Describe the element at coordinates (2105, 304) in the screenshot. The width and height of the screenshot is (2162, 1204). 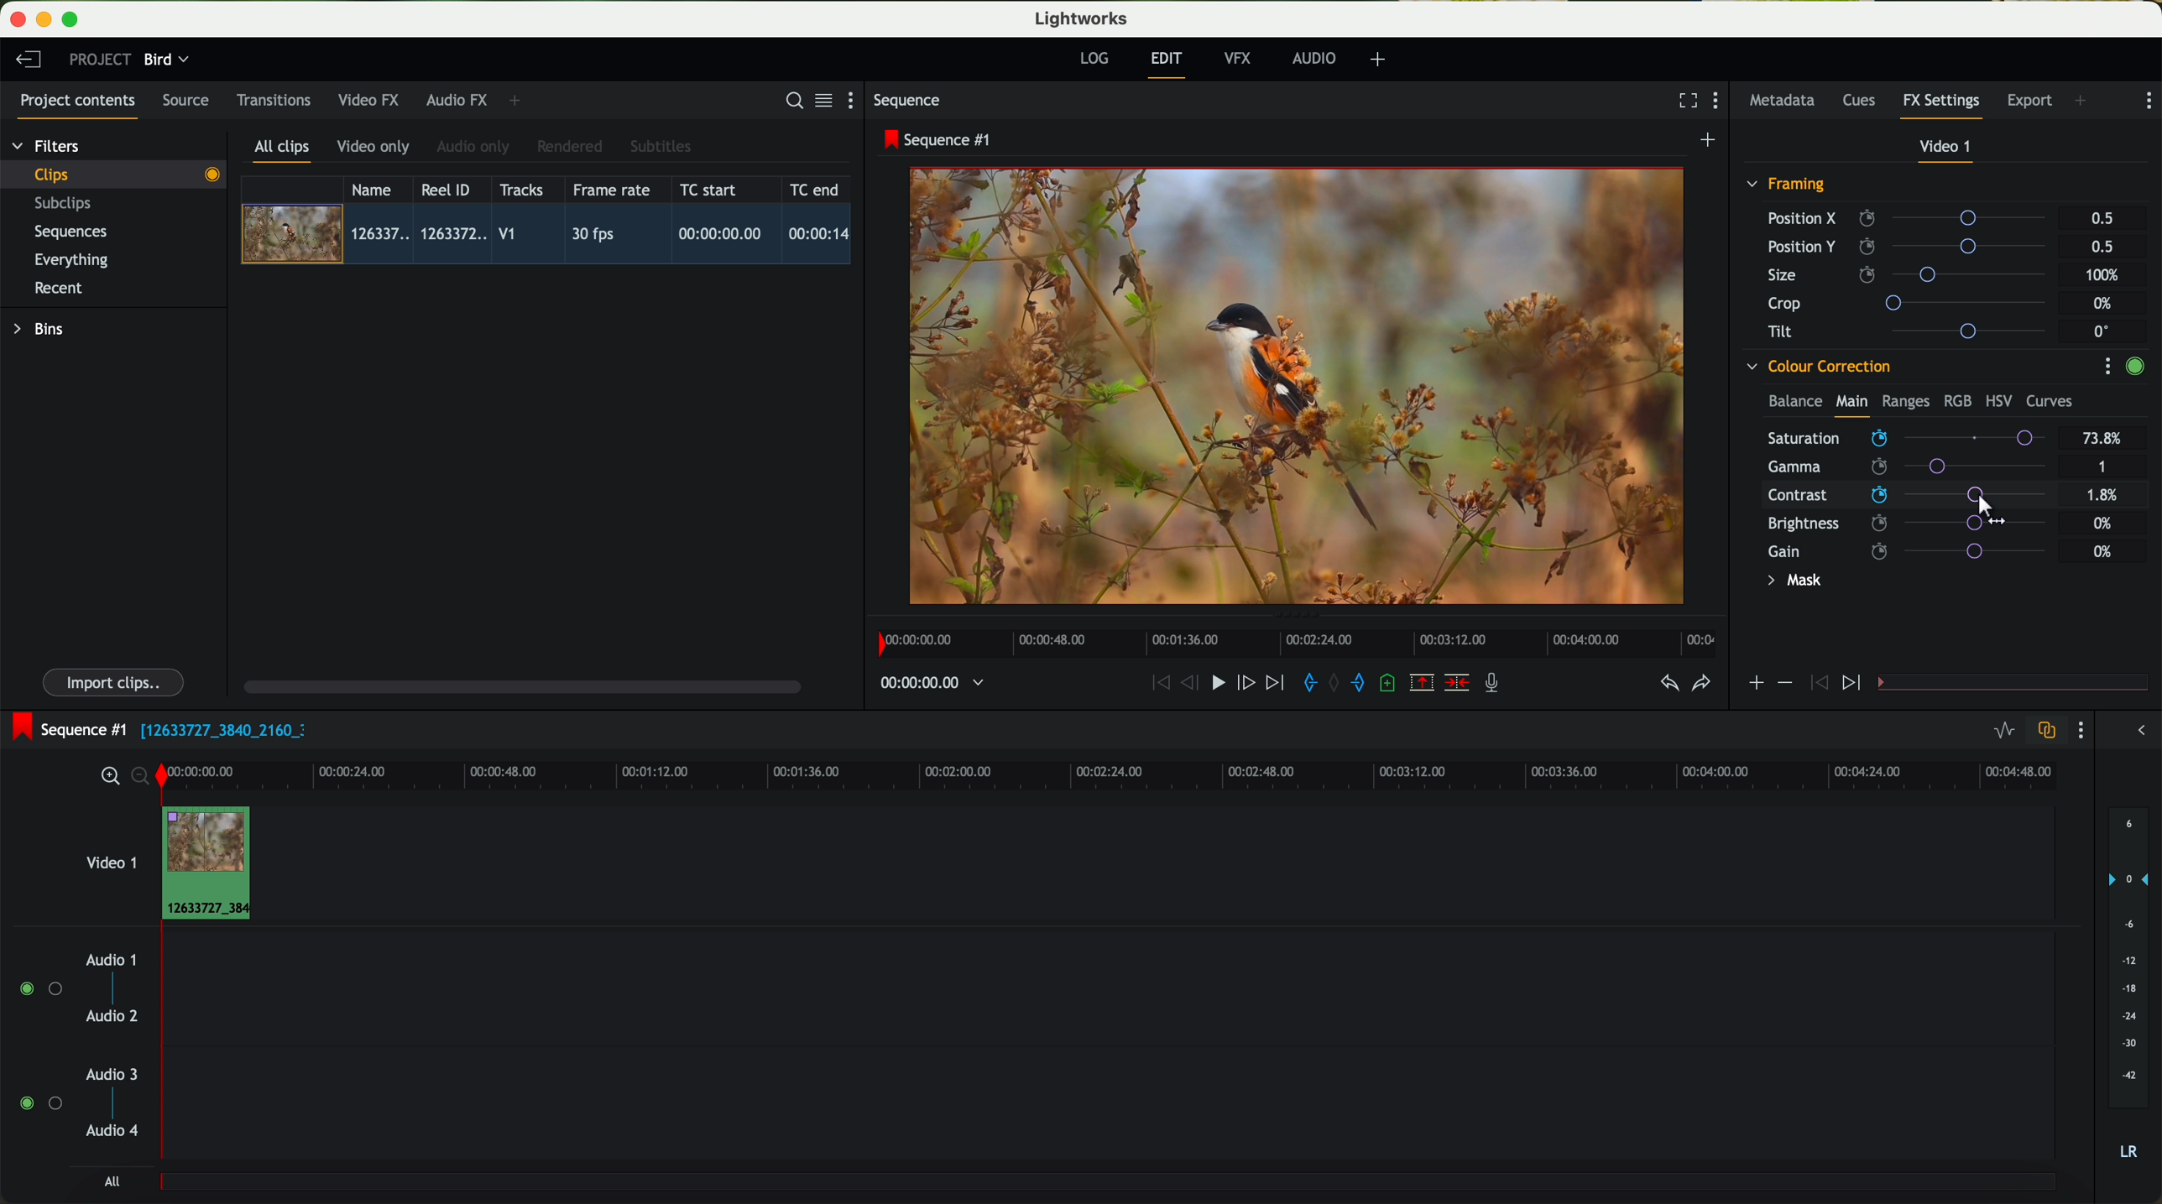
I see `0%` at that location.